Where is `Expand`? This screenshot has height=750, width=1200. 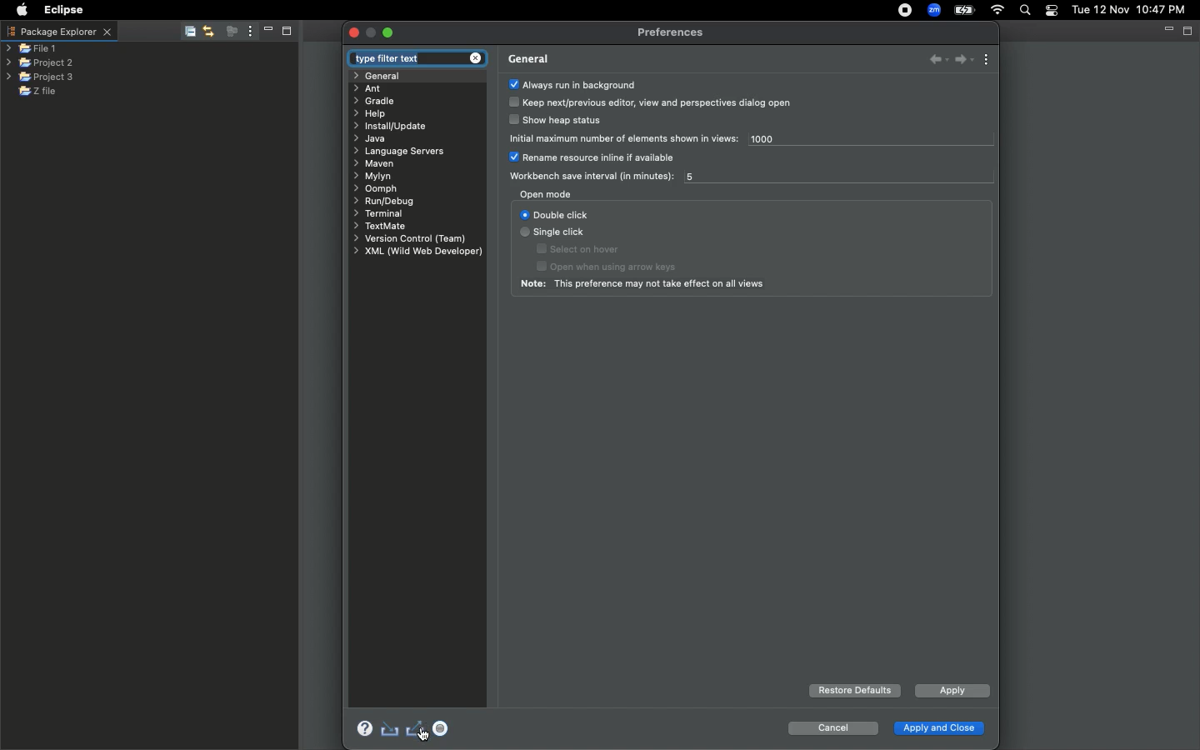 Expand is located at coordinates (387, 33).